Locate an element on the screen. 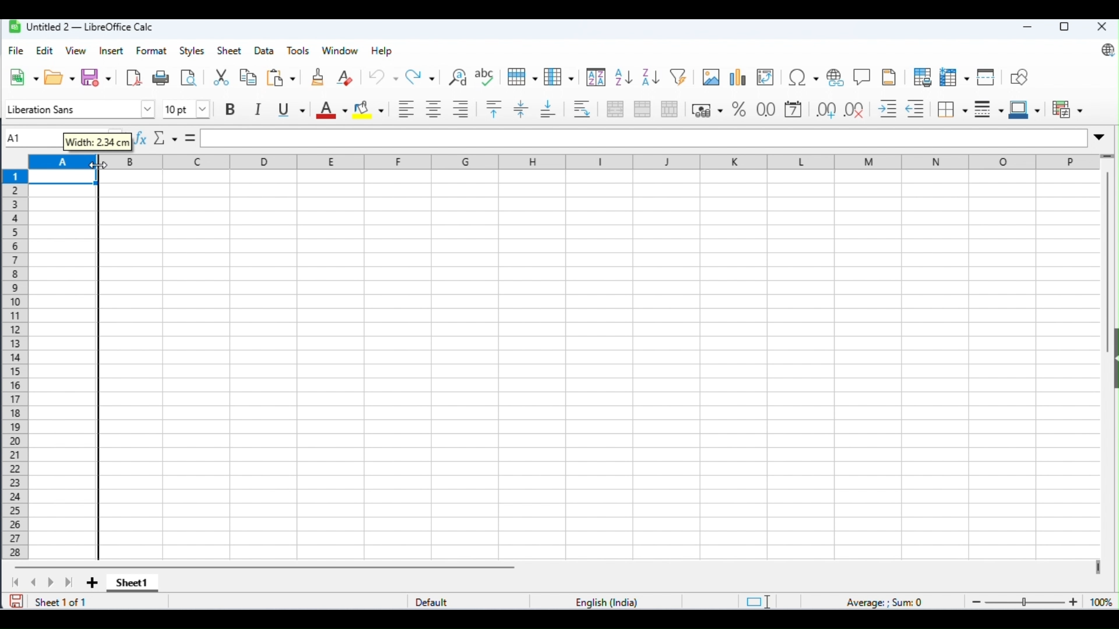  font color is located at coordinates (331, 109).